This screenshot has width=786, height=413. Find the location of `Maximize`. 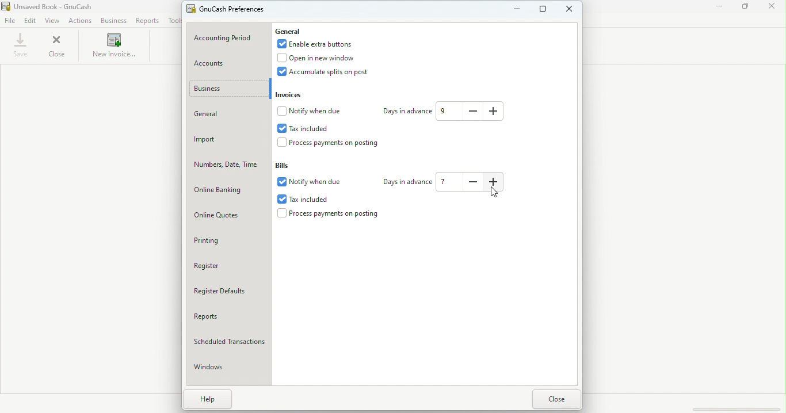

Maximize is located at coordinates (746, 8).